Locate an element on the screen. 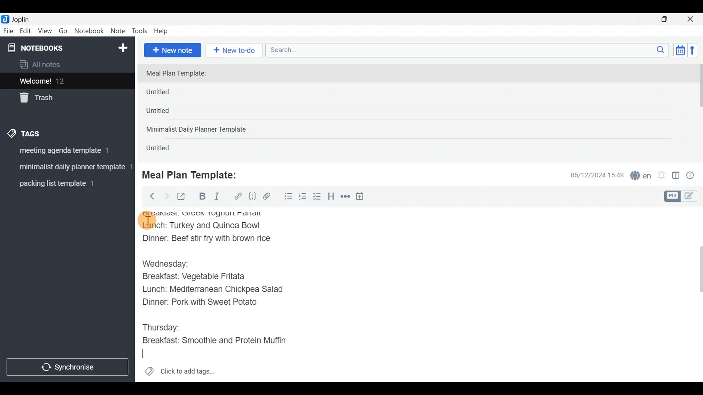 The width and height of the screenshot is (703, 395). Minimize is located at coordinates (643, 18).